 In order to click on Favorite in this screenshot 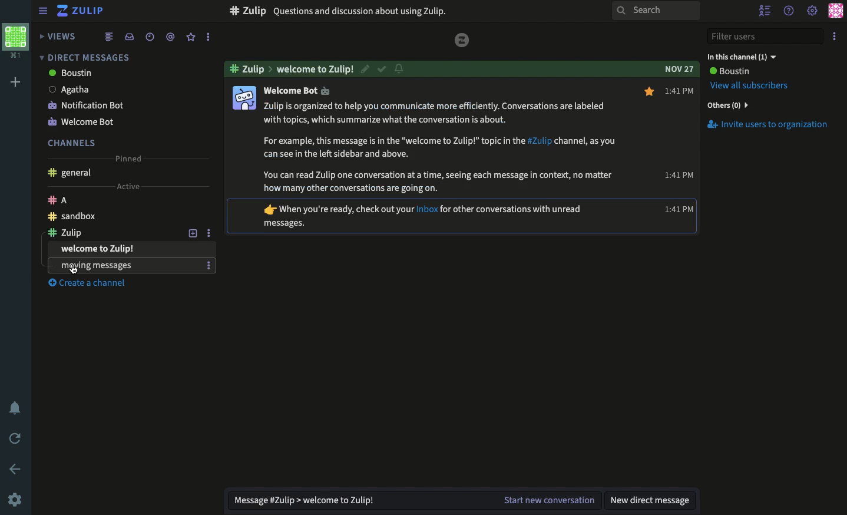, I will do `click(191, 37)`.